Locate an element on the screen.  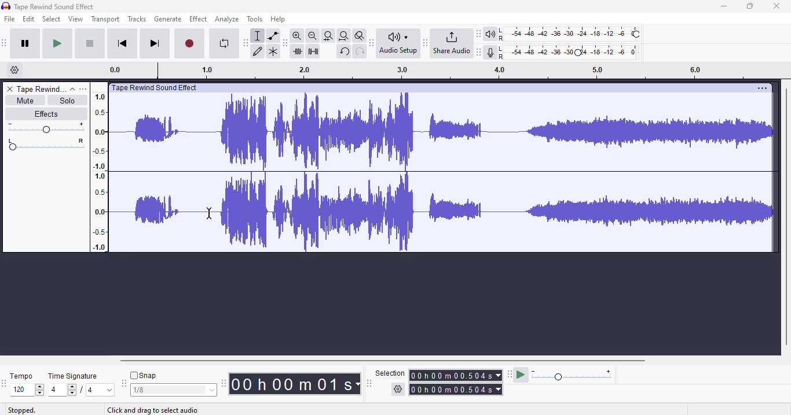
timeline is located at coordinates (411, 71).